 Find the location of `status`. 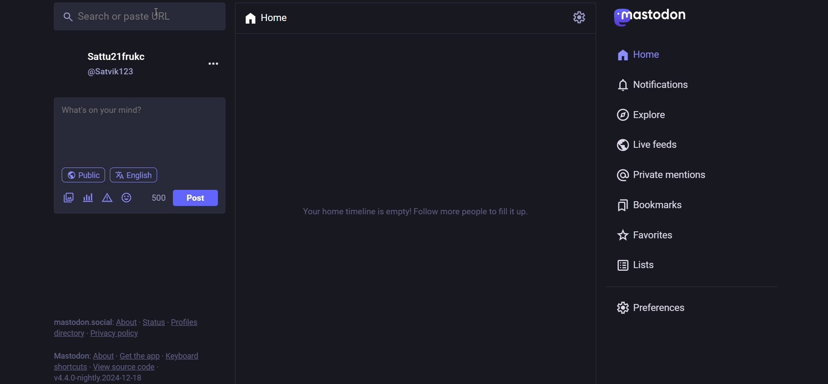

status is located at coordinates (152, 320).